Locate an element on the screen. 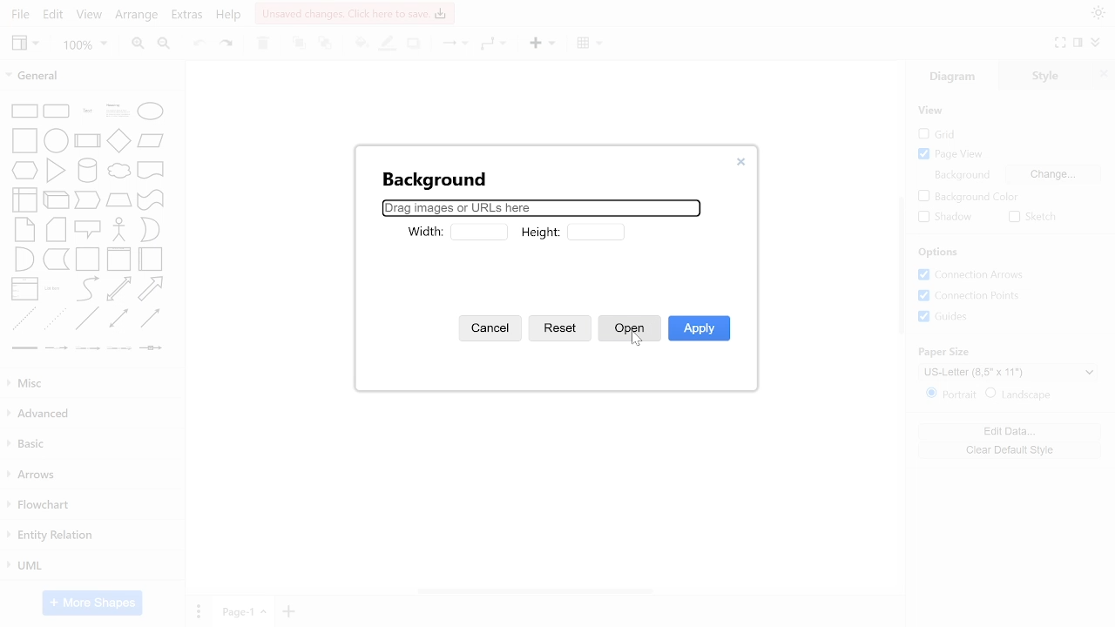 This screenshot has height=627, width=1115. general shapes is located at coordinates (56, 169).